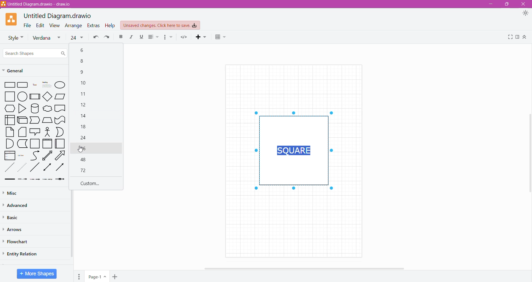 The width and height of the screenshot is (532, 282). I want to click on Double Arrow, so click(47, 168).